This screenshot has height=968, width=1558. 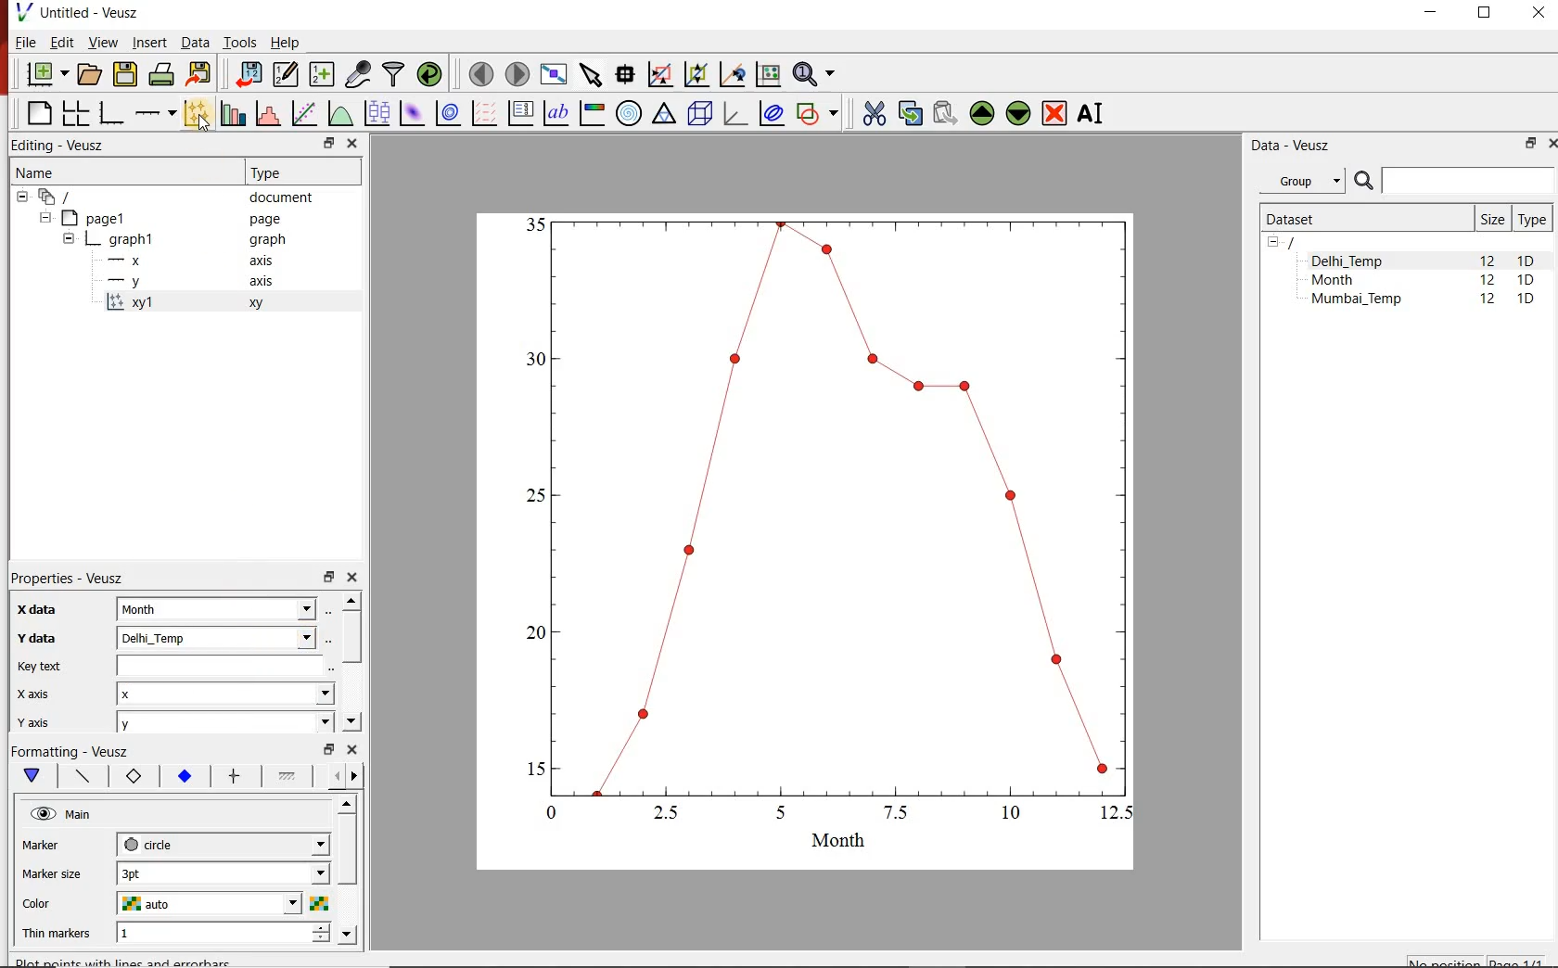 I want to click on -x axis, so click(x=183, y=261).